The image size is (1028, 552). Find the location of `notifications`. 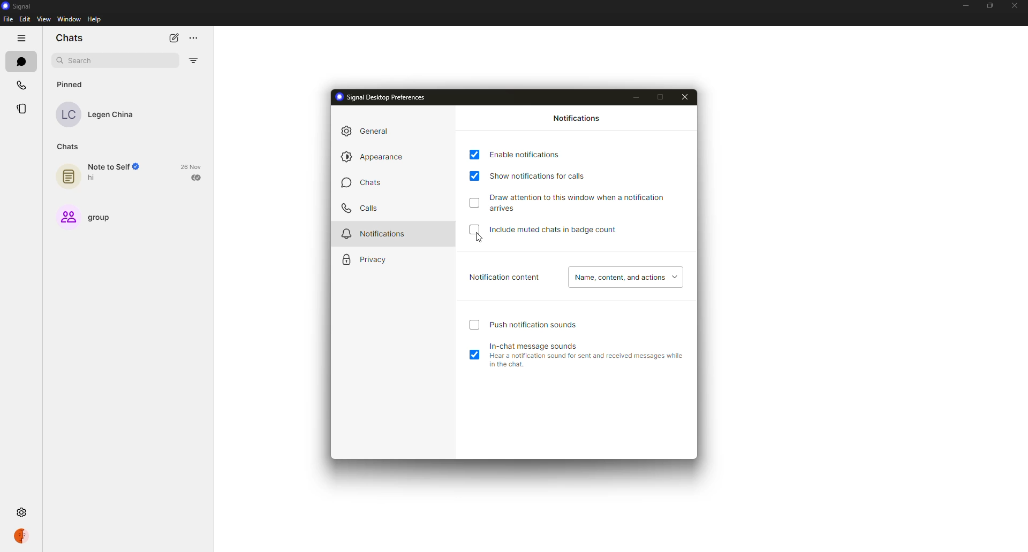

notifications is located at coordinates (577, 119).